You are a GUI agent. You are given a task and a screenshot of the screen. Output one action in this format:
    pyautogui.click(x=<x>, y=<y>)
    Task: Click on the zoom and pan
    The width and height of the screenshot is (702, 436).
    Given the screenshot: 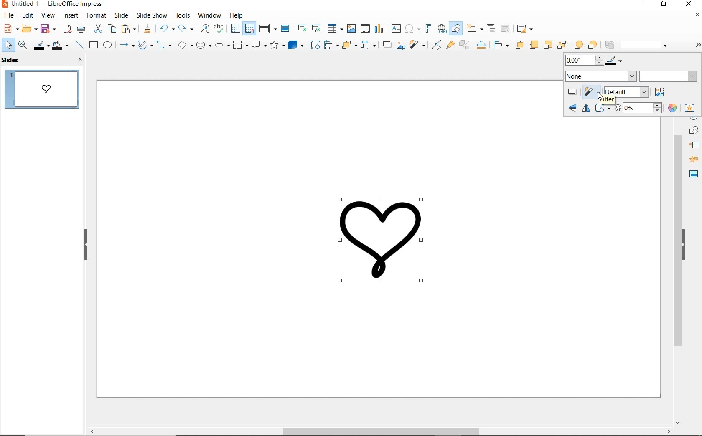 What is the action you would take?
    pyautogui.click(x=22, y=45)
    